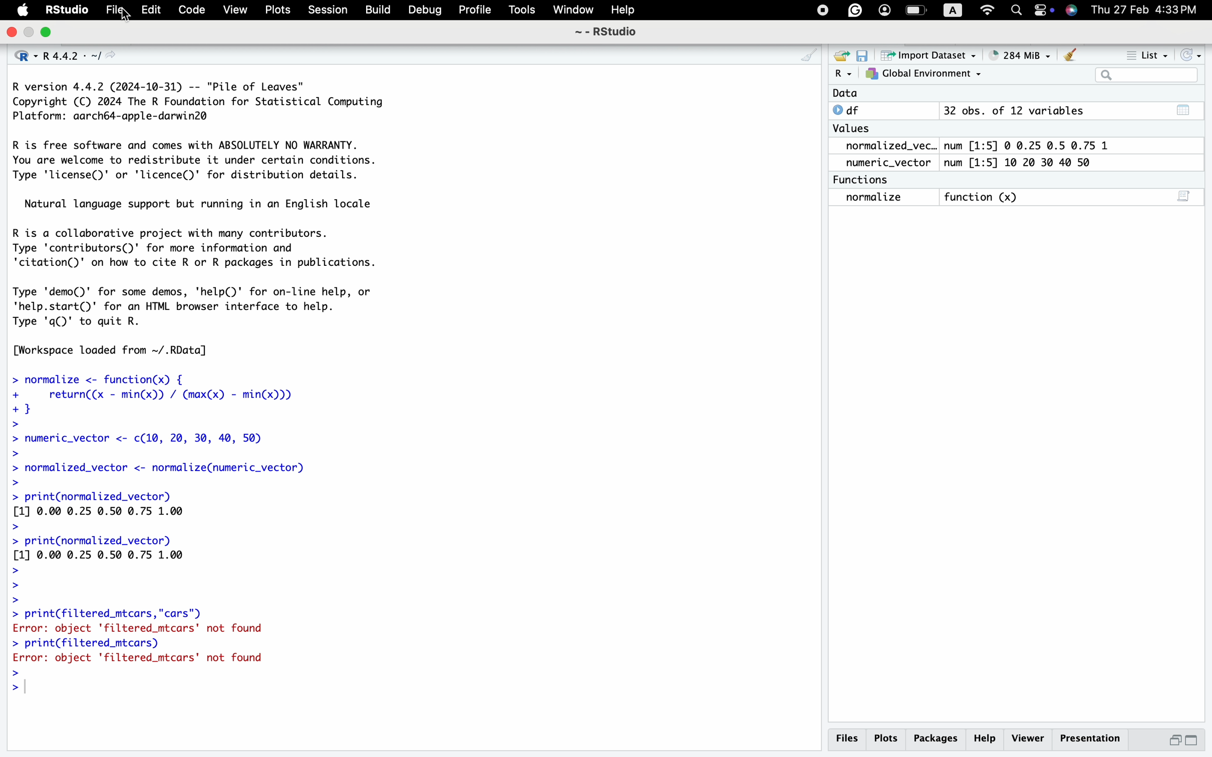  What do you see at coordinates (153, 11) in the screenshot?
I see `Edit` at bounding box center [153, 11].